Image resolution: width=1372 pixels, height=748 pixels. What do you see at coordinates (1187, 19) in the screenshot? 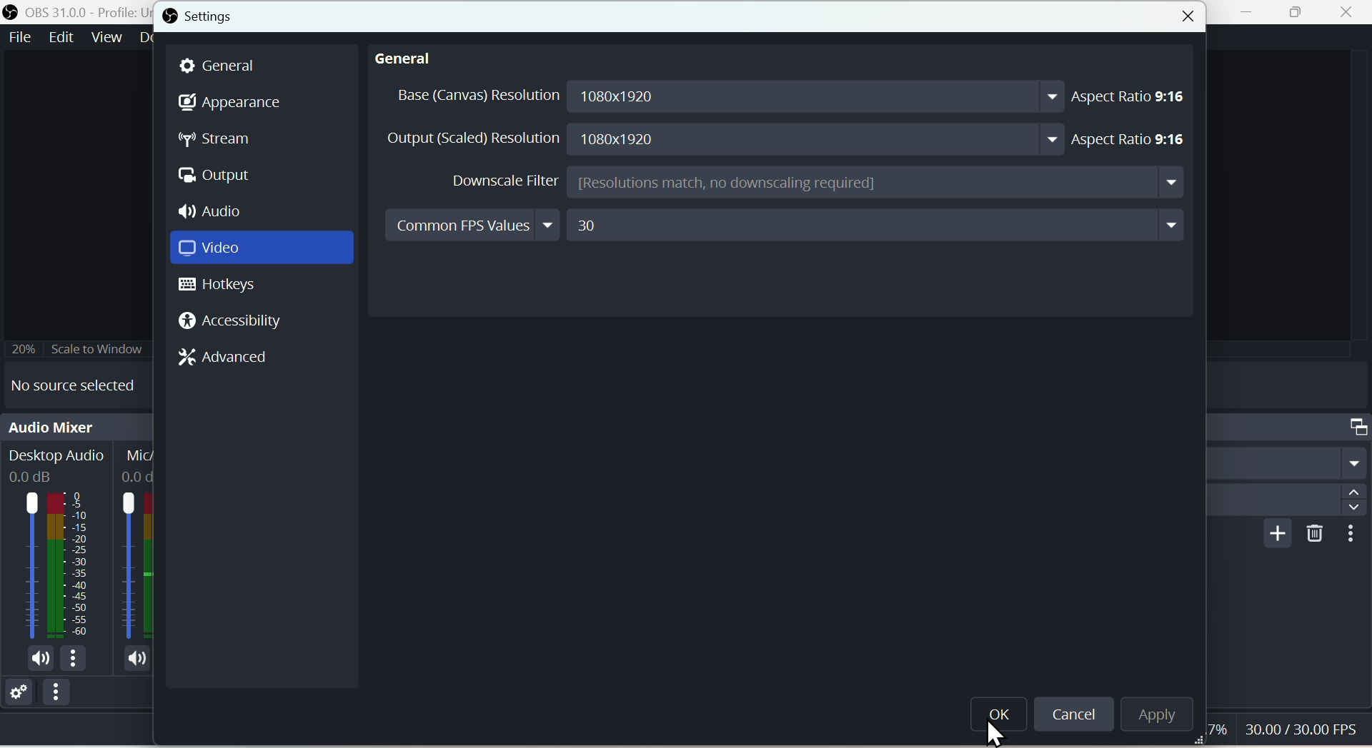
I see `Close` at bounding box center [1187, 19].